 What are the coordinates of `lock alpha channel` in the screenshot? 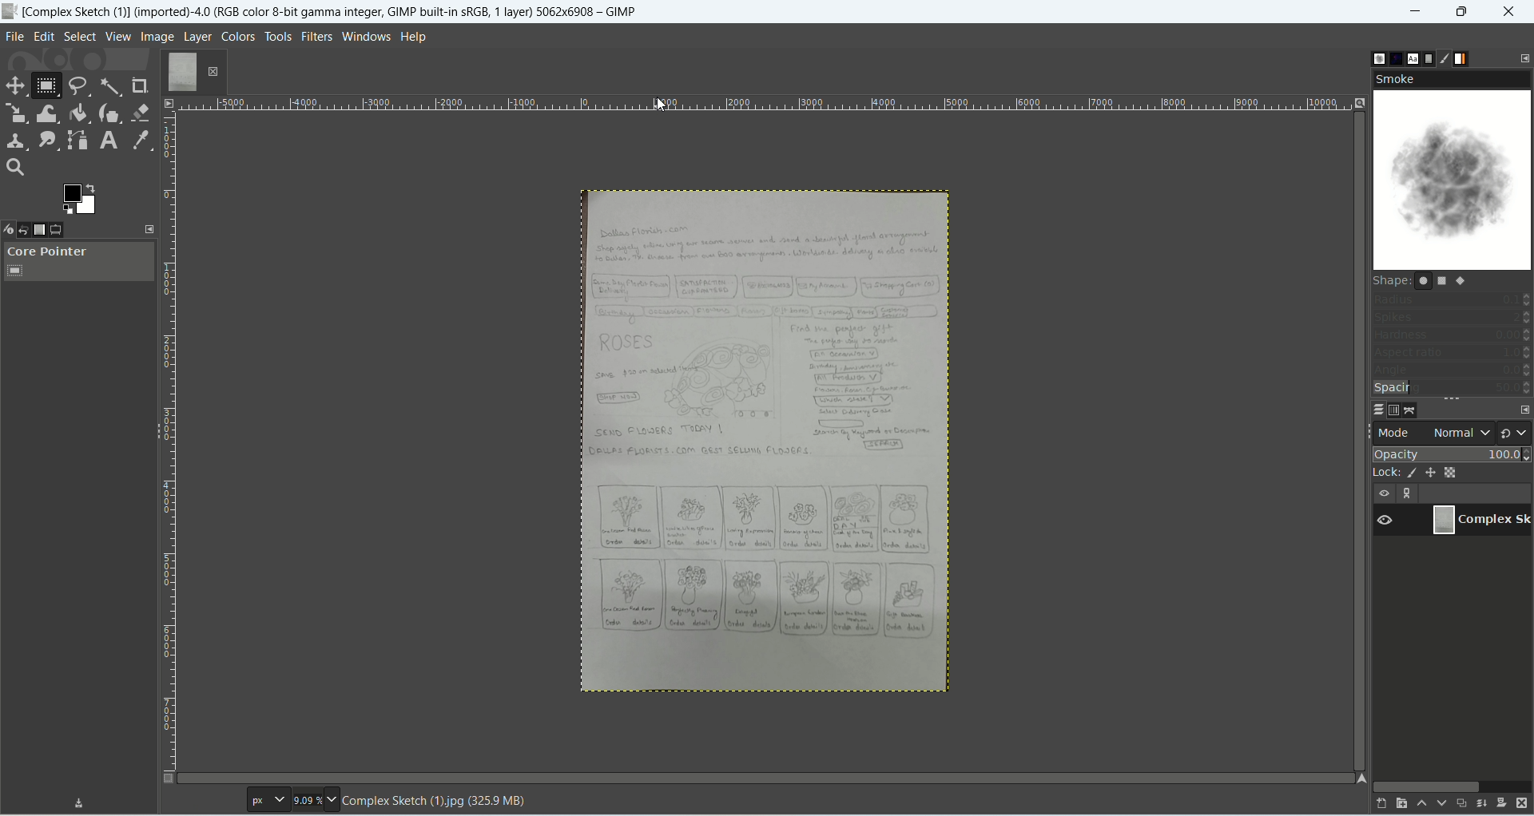 It's located at (1450, 473).